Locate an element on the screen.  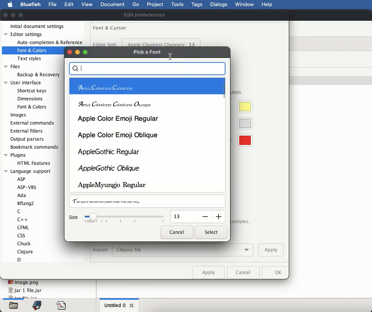
close is located at coordinates (6, 15).